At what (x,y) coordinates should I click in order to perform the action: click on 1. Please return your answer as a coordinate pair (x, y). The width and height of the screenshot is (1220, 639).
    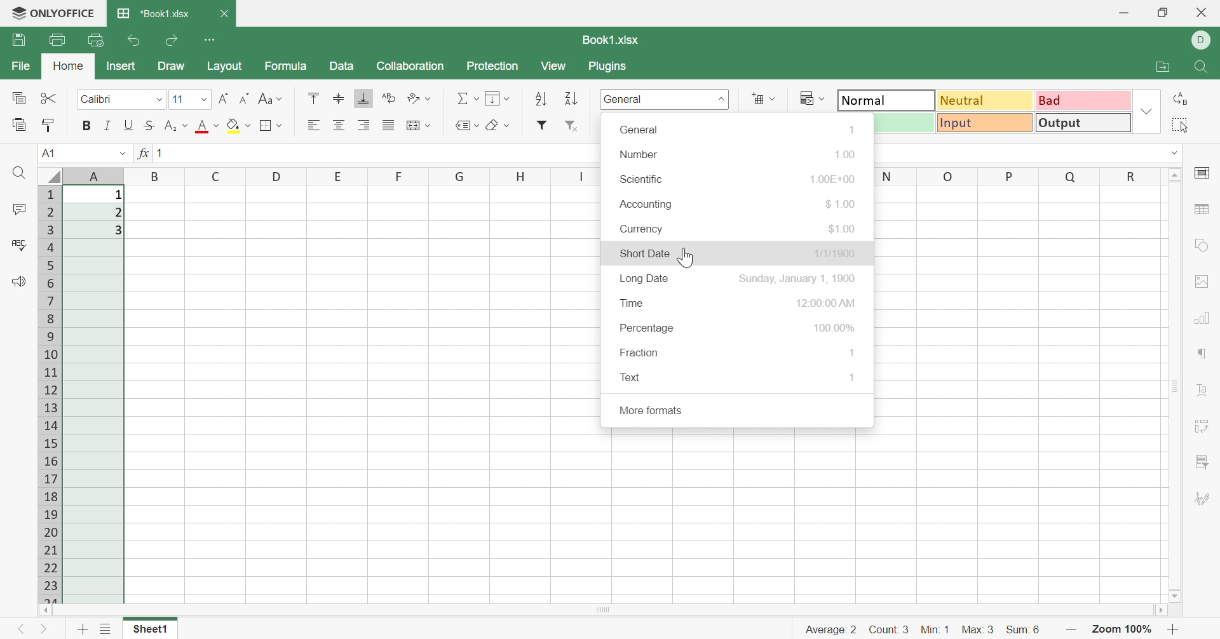
    Looking at the image, I should click on (119, 195).